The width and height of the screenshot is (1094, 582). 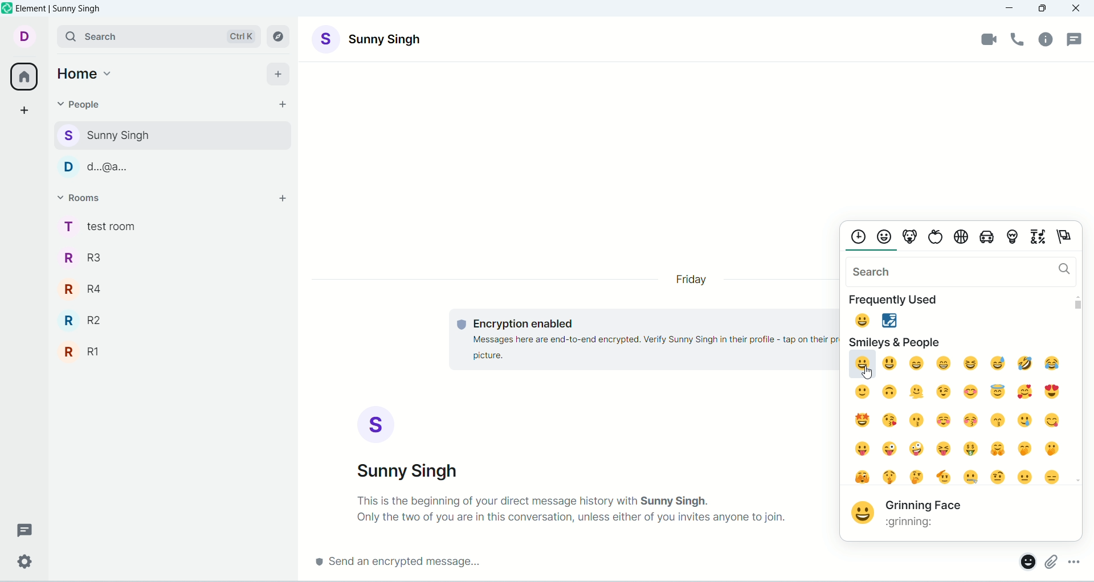 I want to click on R4, so click(x=173, y=285).